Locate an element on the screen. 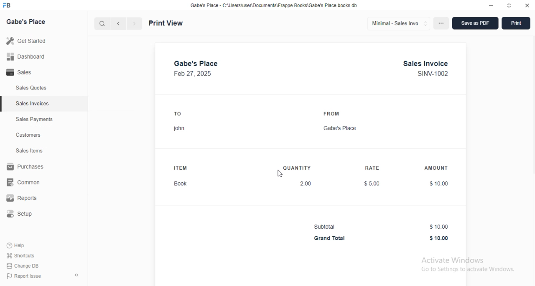 The image size is (535, 286). reports is located at coordinates (21, 198).